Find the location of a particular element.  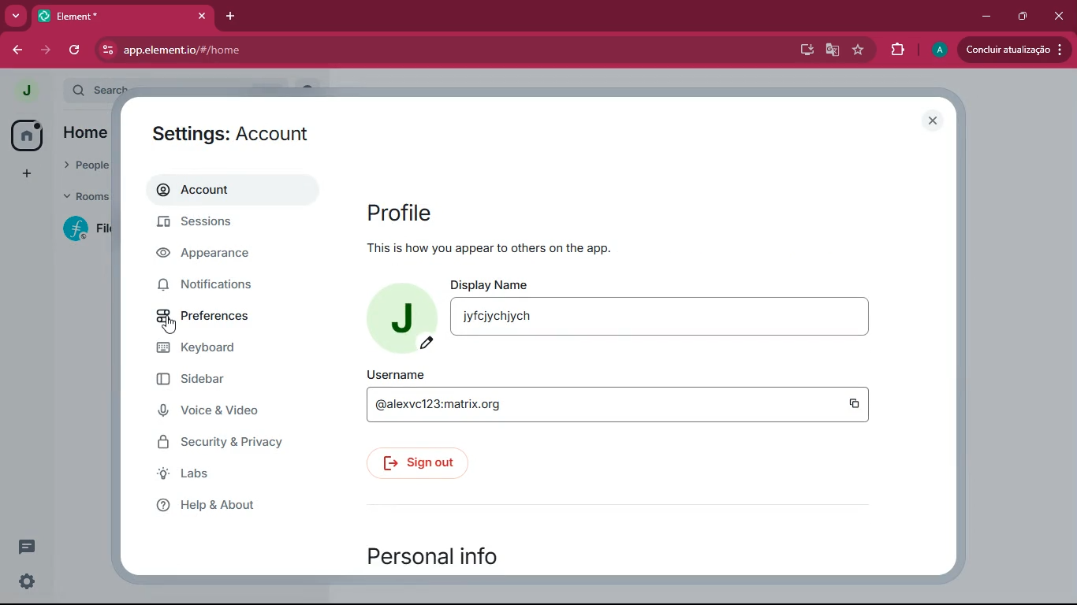

more is located at coordinates (16, 17).